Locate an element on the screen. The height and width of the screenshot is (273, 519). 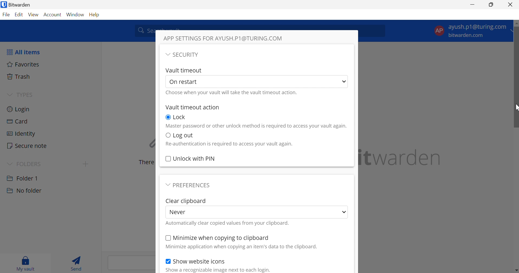
Secure note is located at coordinates (27, 146).